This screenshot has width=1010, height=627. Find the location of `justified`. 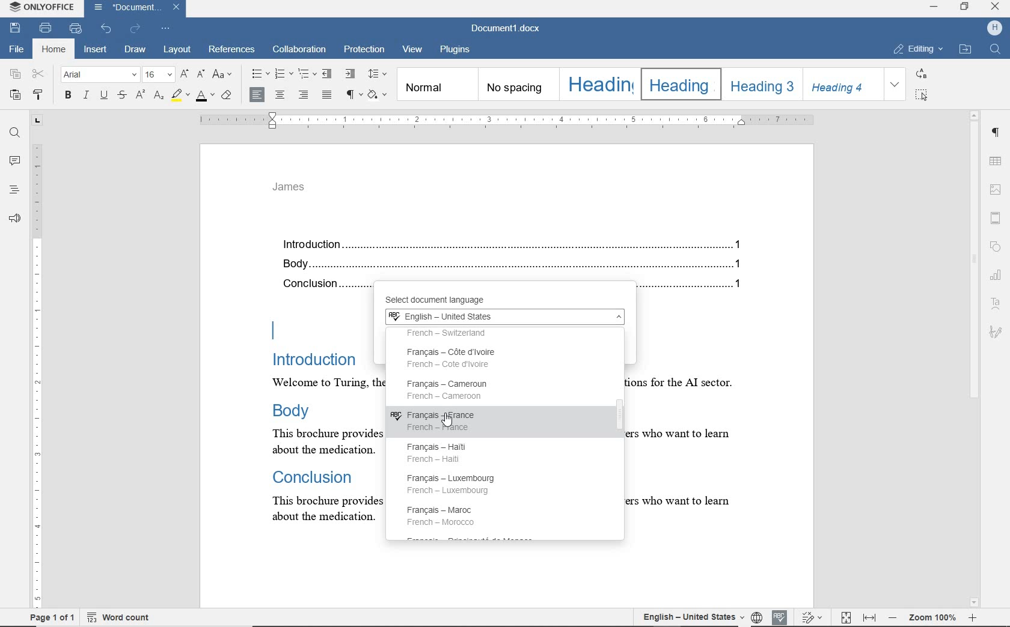

justified is located at coordinates (328, 95).